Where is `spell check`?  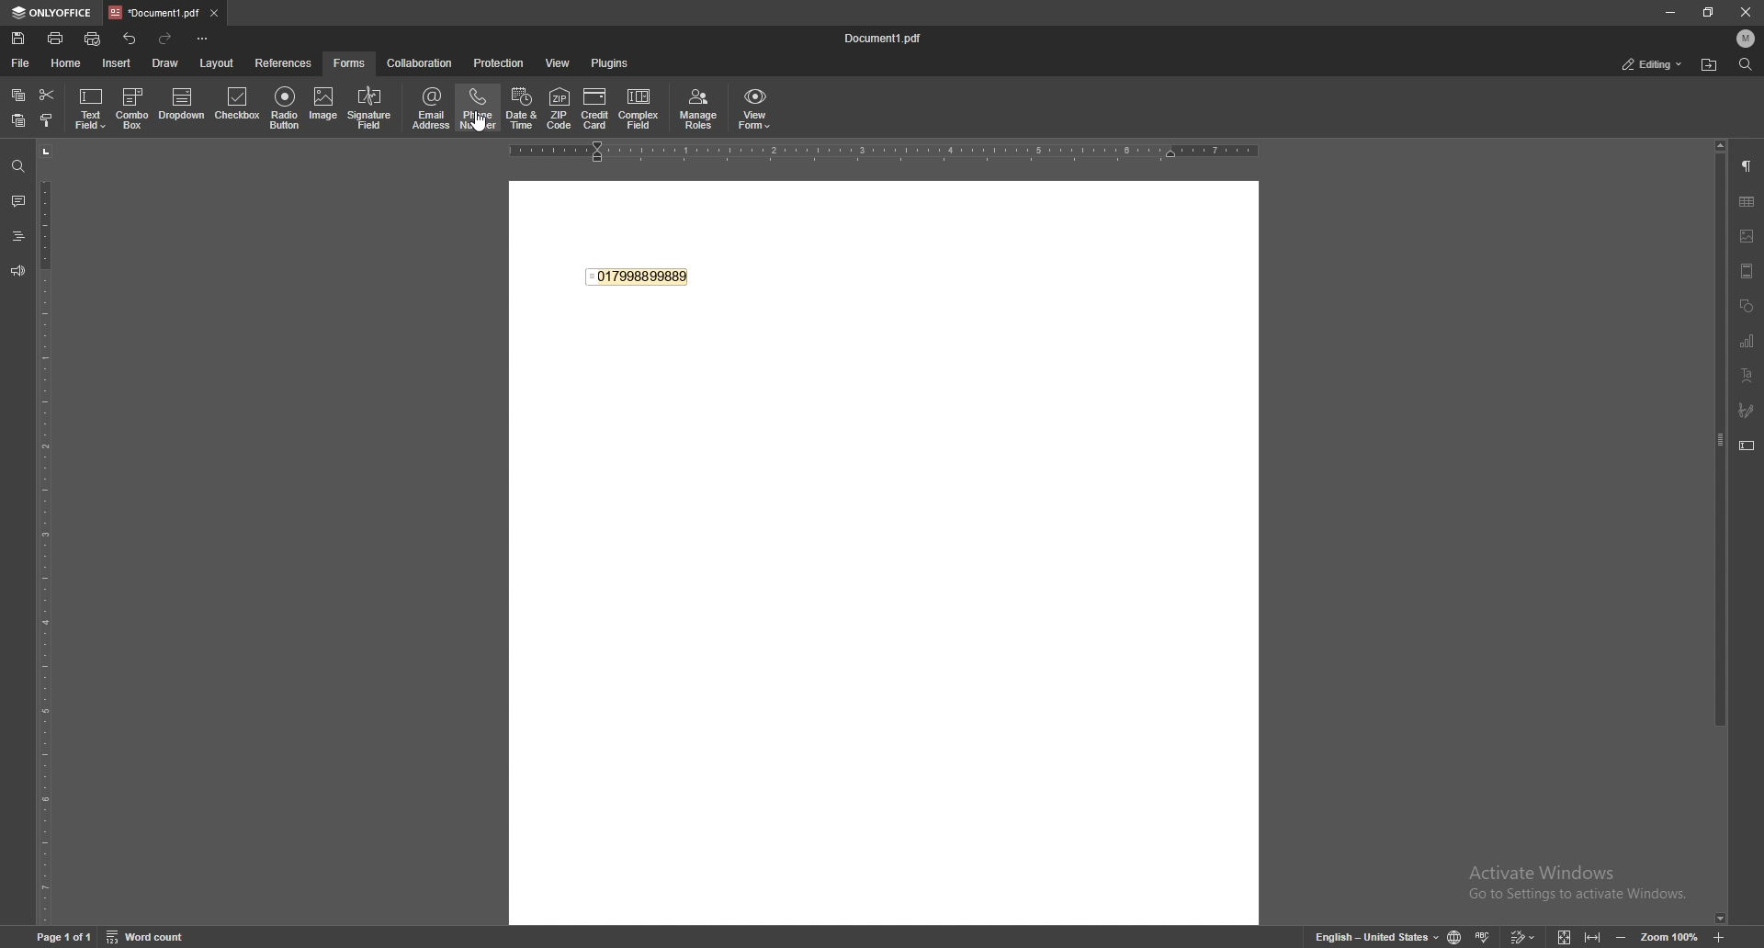
spell check is located at coordinates (1486, 936).